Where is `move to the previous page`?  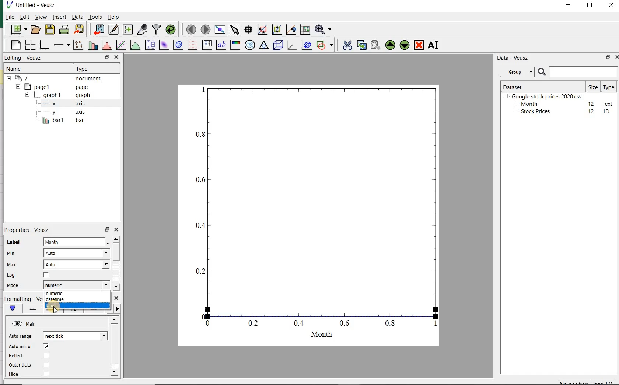
move to the previous page is located at coordinates (190, 29).